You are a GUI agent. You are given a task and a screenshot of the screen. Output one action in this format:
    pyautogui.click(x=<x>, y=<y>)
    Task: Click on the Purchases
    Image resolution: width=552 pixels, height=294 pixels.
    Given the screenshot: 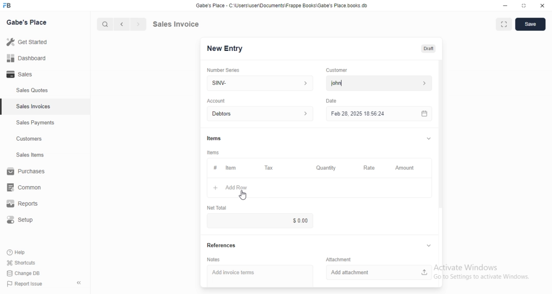 What is the action you would take?
    pyautogui.click(x=28, y=172)
    